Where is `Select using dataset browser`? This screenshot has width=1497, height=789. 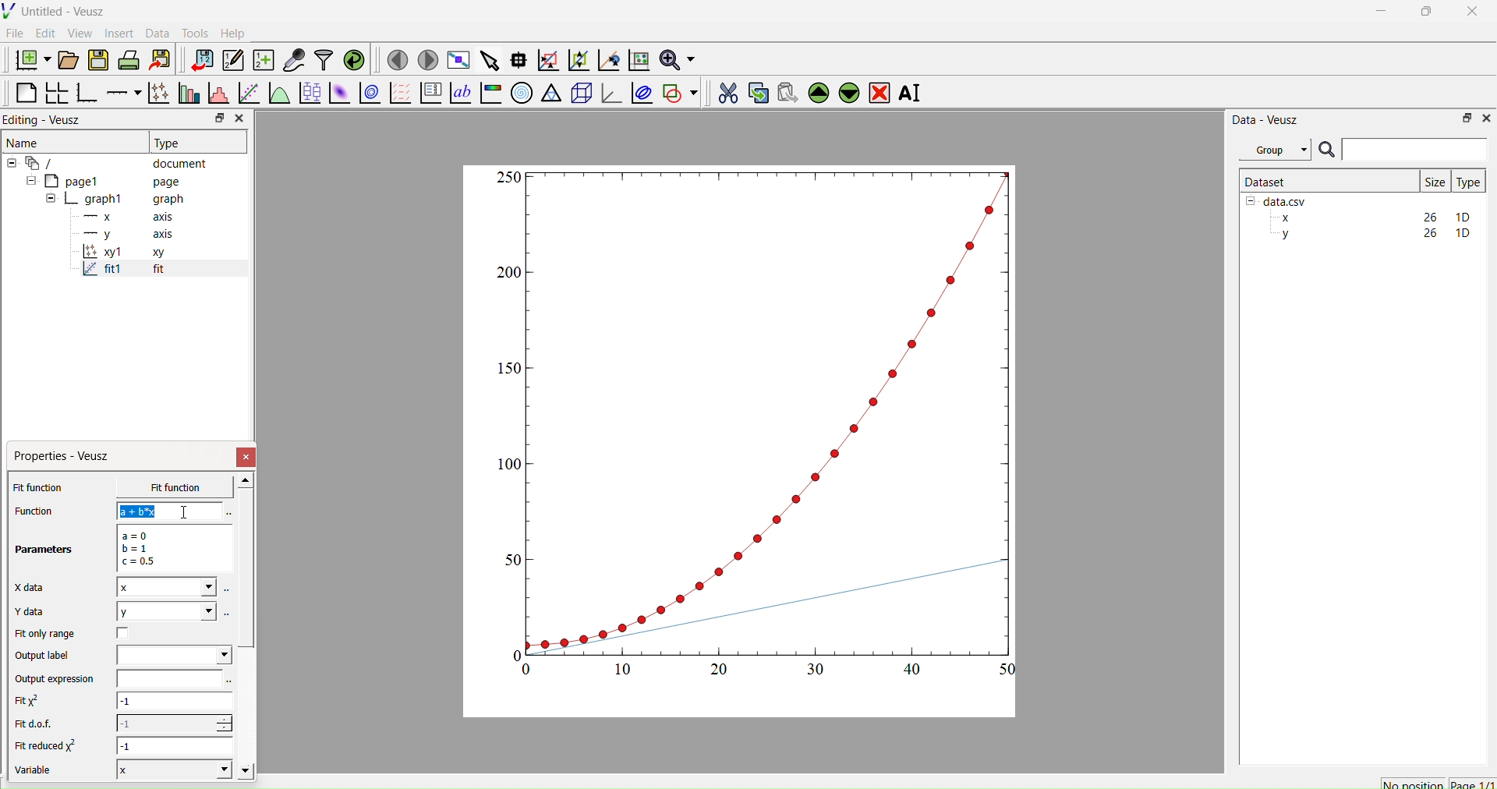 Select using dataset browser is located at coordinates (227, 514).